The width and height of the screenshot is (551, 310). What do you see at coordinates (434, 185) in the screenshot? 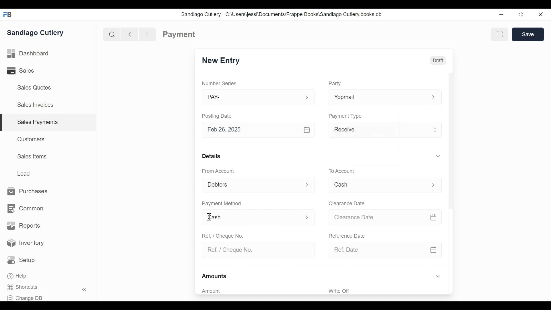
I see `Expand` at bounding box center [434, 185].